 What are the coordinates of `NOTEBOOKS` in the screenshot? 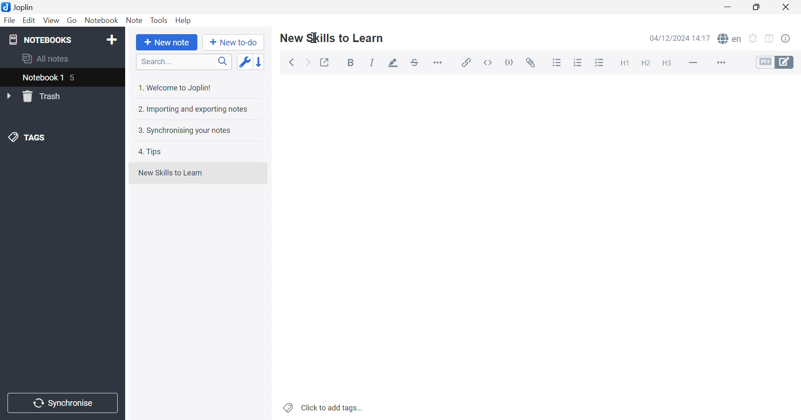 It's located at (40, 39).